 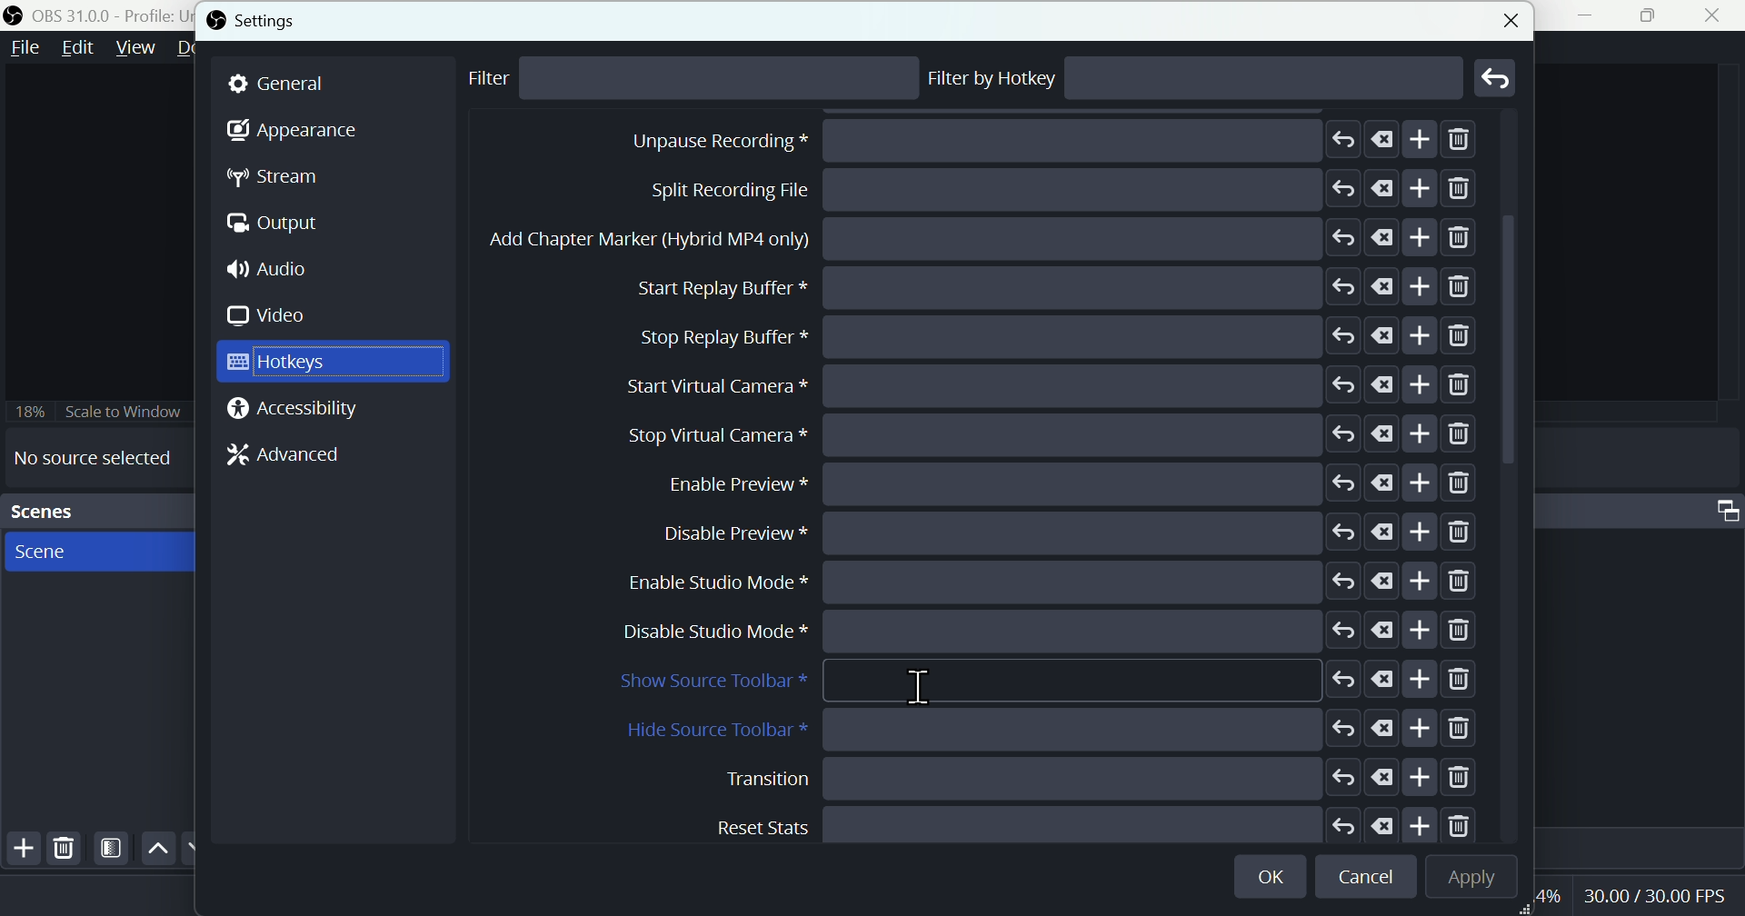 What do you see at coordinates (26, 48) in the screenshot?
I see `file` at bounding box center [26, 48].